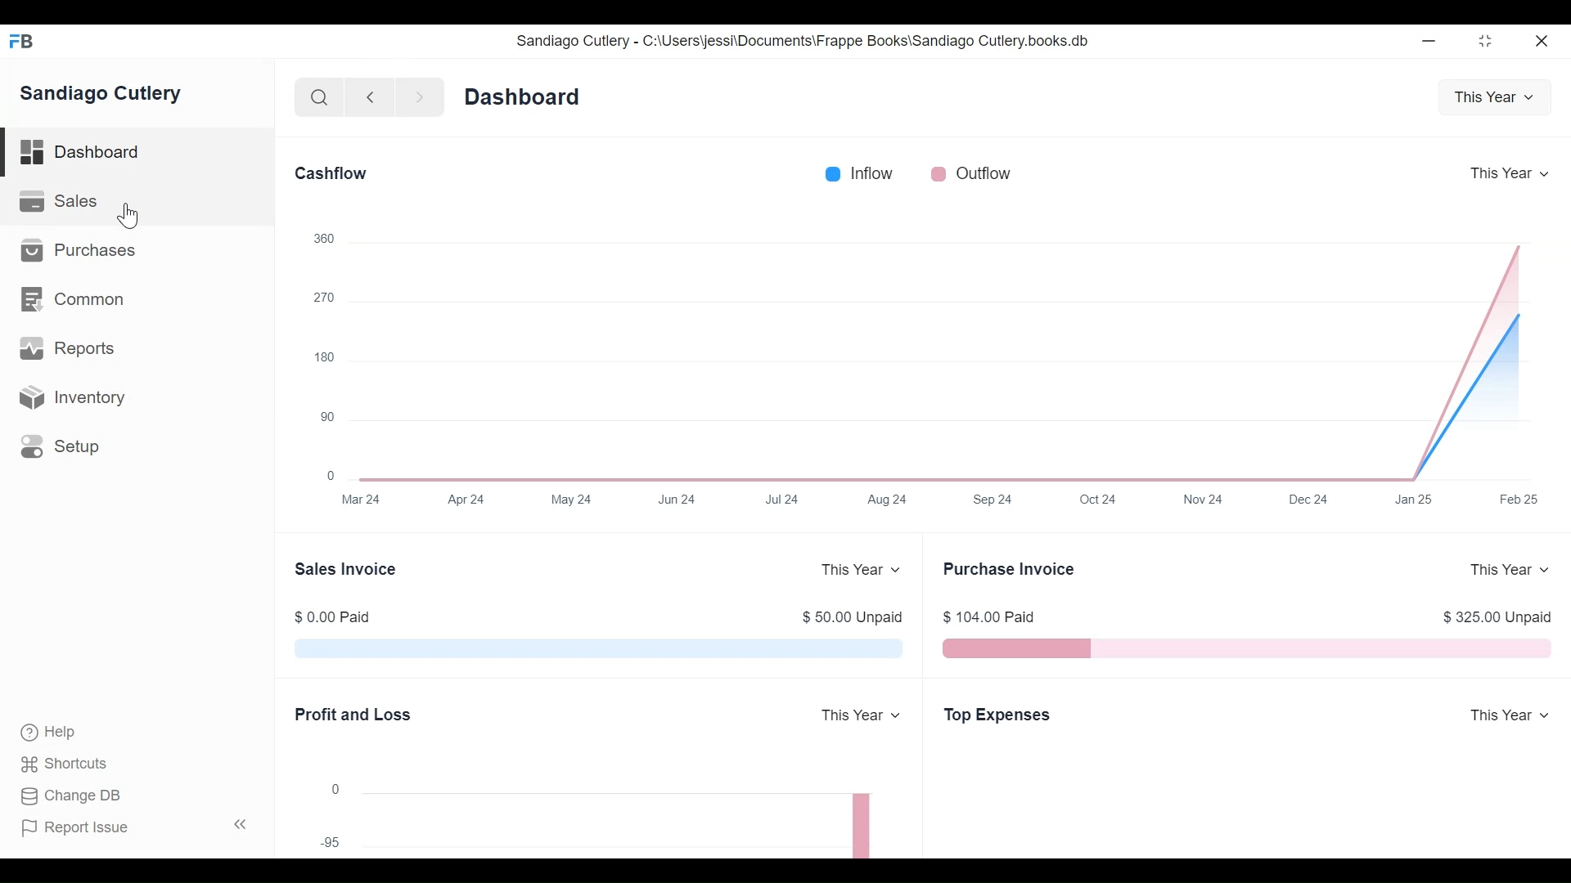  I want to click on Dec 24, so click(1308, 500).